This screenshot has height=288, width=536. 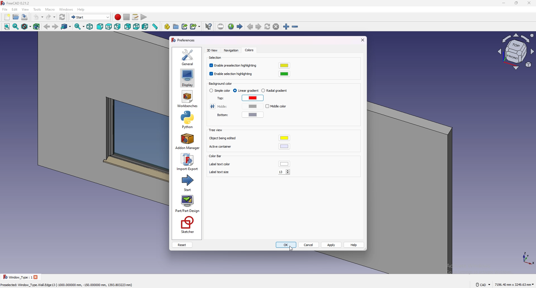 I want to click on stop loading, so click(x=276, y=27).